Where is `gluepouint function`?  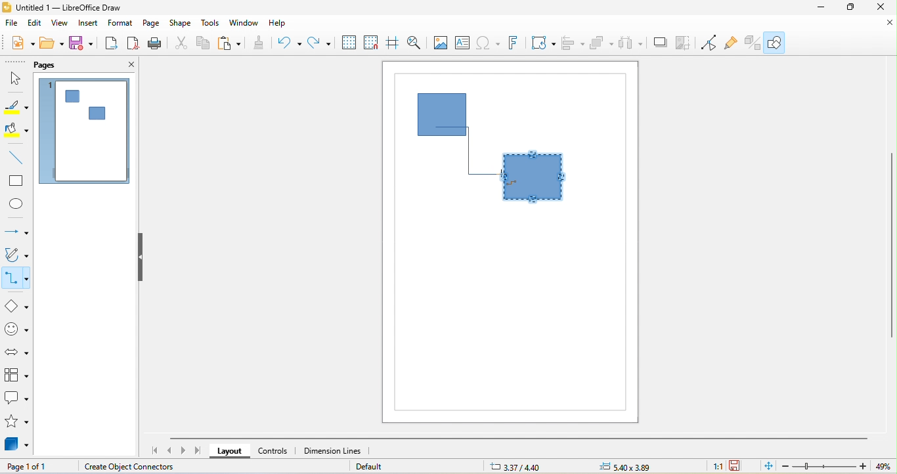
gluepouint function is located at coordinates (733, 42).